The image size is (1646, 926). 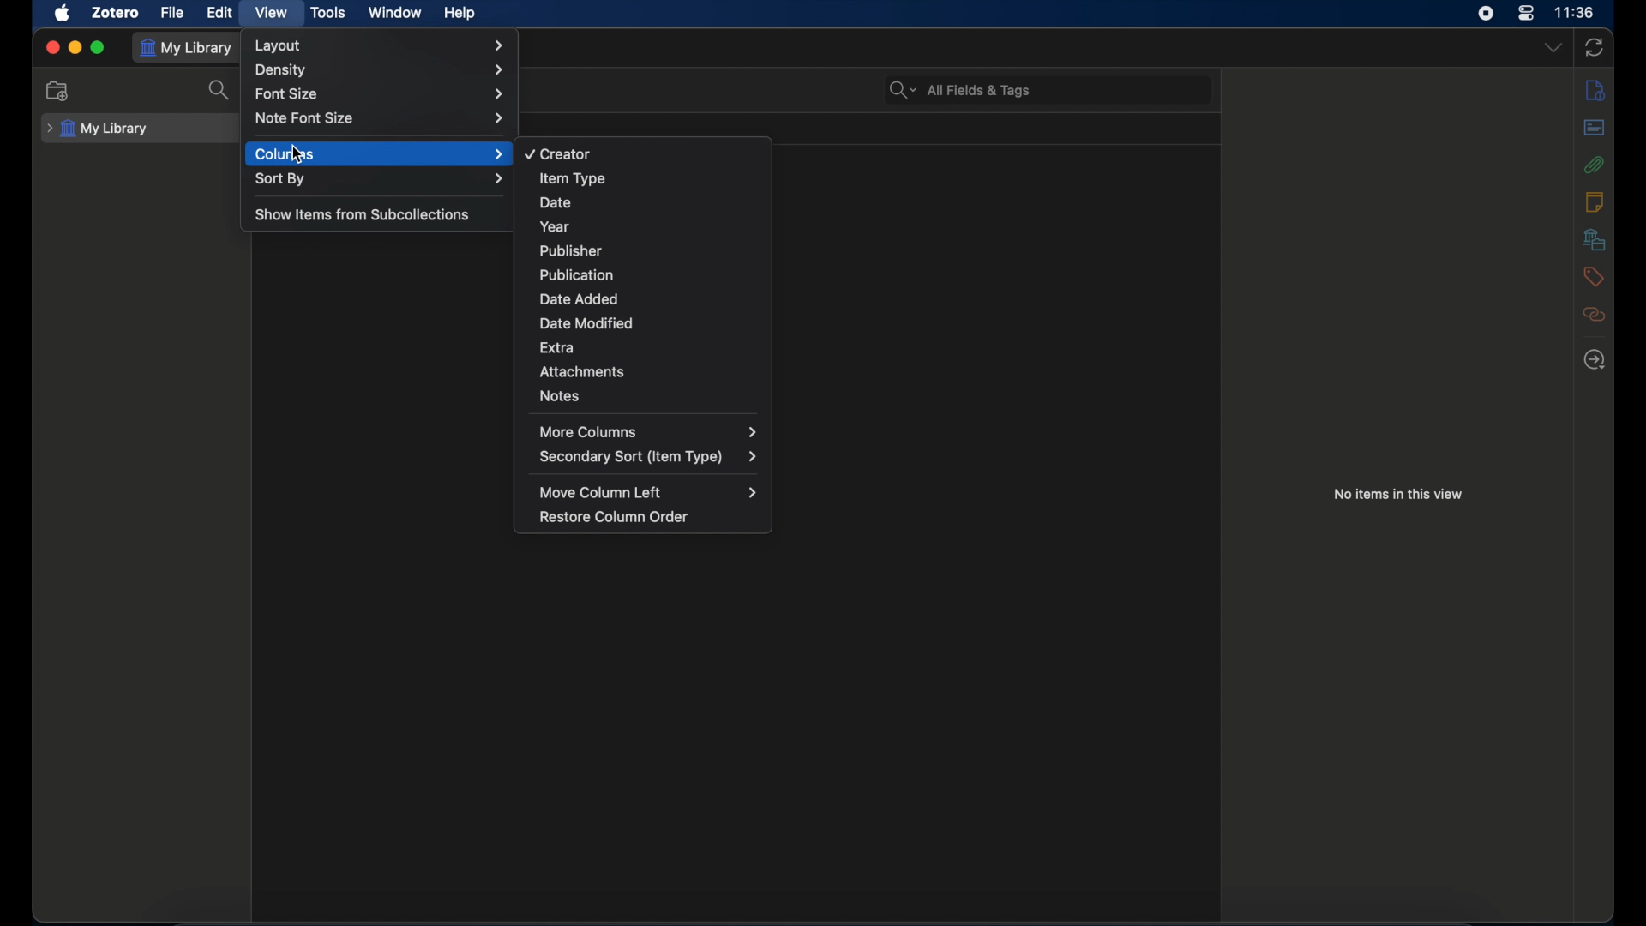 I want to click on columns, so click(x=381, y=154).